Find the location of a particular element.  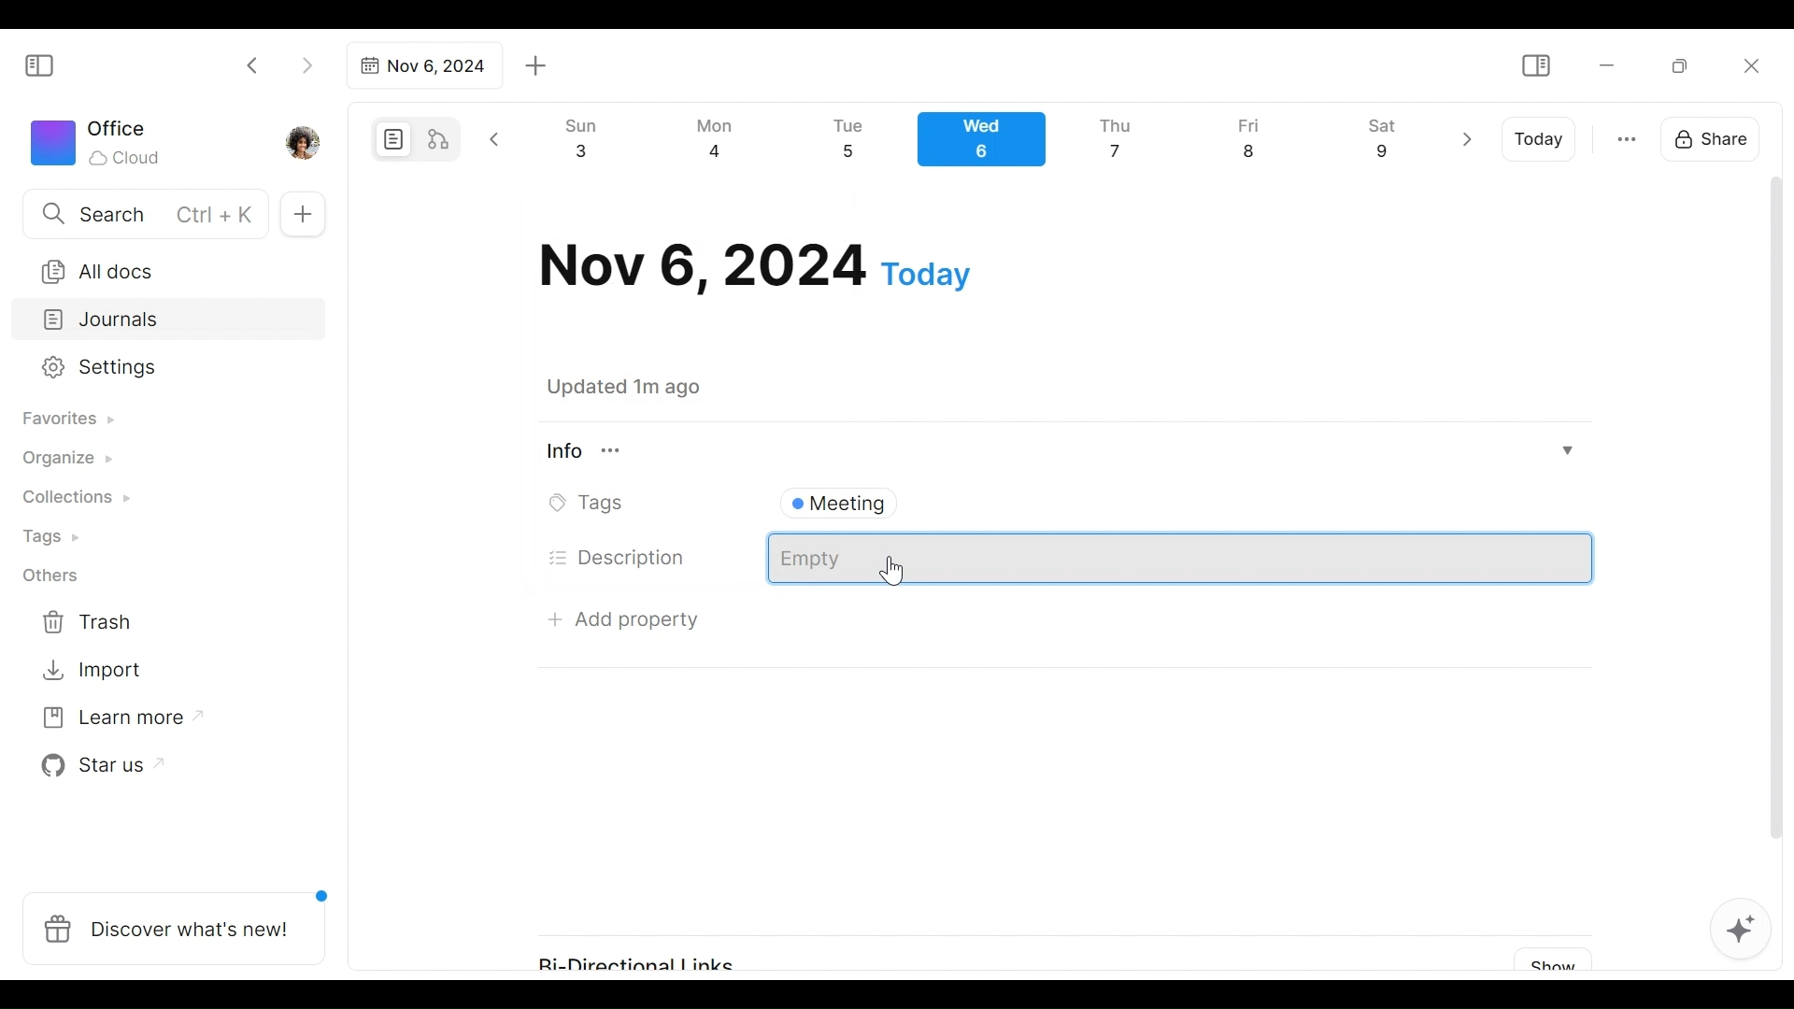

Click to go forward is located at coordinates (306, 64).